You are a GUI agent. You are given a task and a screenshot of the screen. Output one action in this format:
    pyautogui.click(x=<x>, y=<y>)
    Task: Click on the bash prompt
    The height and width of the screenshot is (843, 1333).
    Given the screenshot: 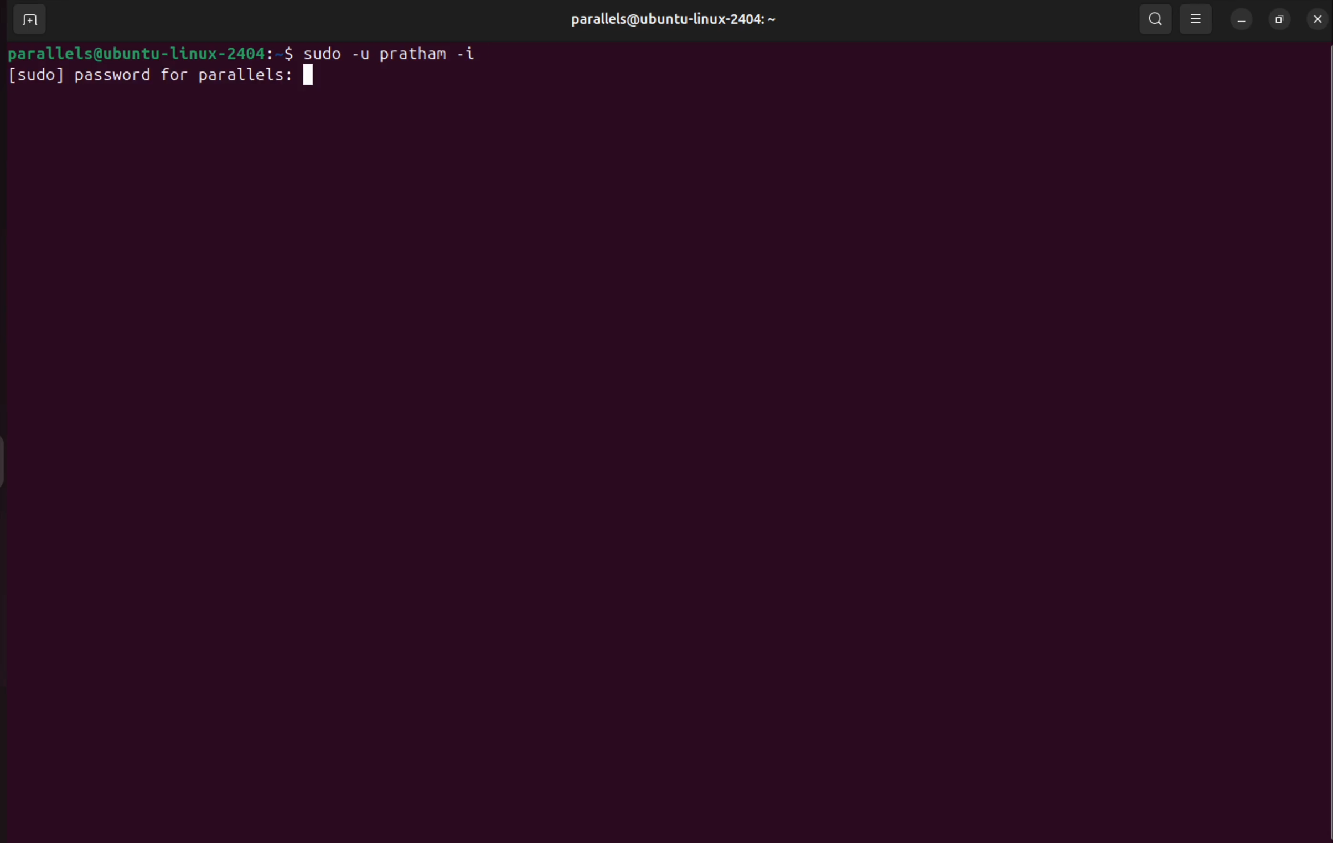 What is the action you would take?
    pyautogui.click(x=148, y=51)
    